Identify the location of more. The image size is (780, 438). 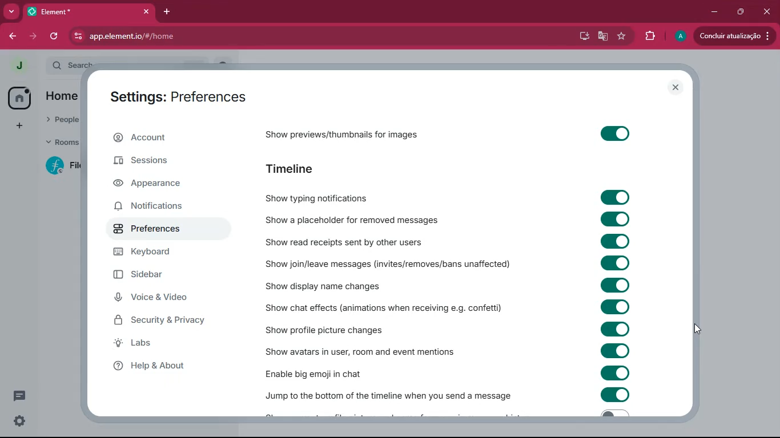
(10, 11).